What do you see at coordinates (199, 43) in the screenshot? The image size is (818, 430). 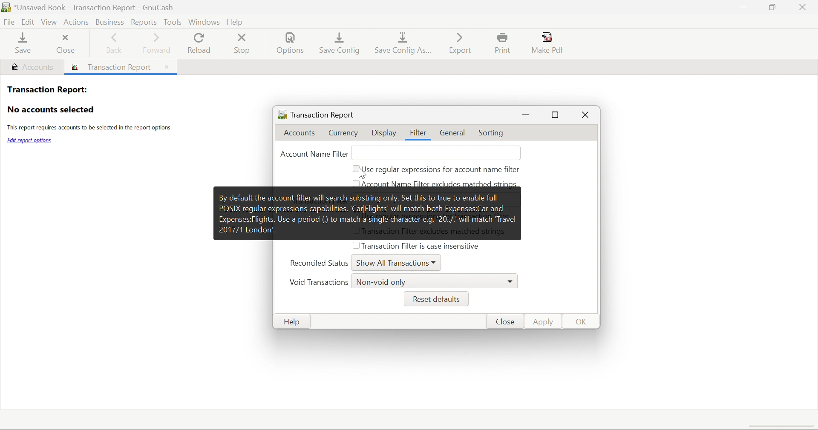 I see `Reload` at bounding box center [199, 43].